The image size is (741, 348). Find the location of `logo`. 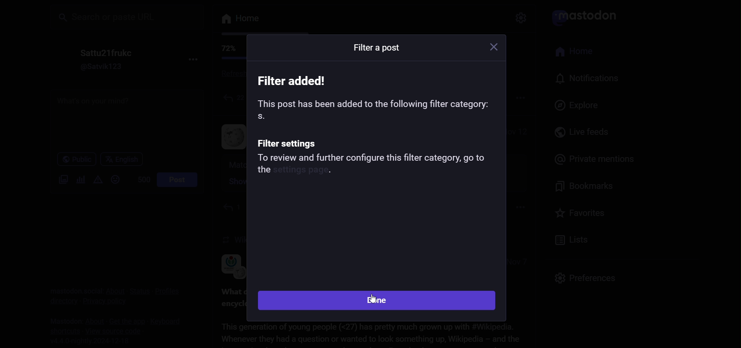

logo is located at coordinates (588, 16).